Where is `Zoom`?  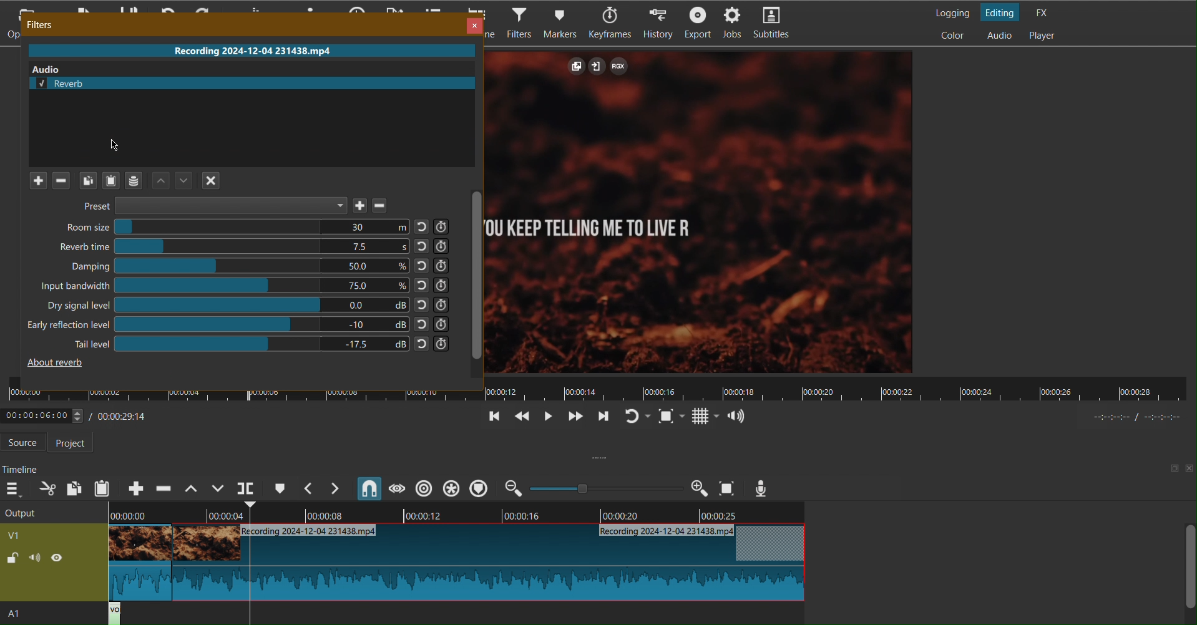
Zoom is located at coordinates (606, 488).